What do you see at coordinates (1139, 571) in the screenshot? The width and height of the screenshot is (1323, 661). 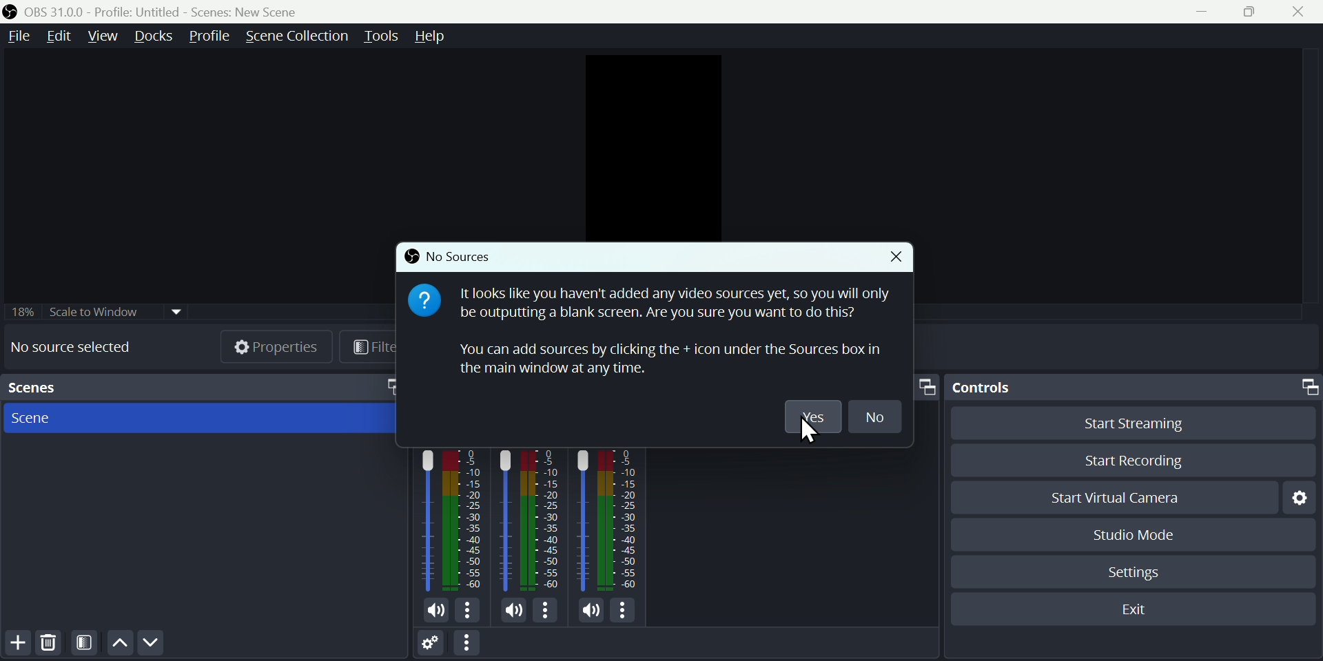 I see `Settings` at bounding box center [1139, 571].